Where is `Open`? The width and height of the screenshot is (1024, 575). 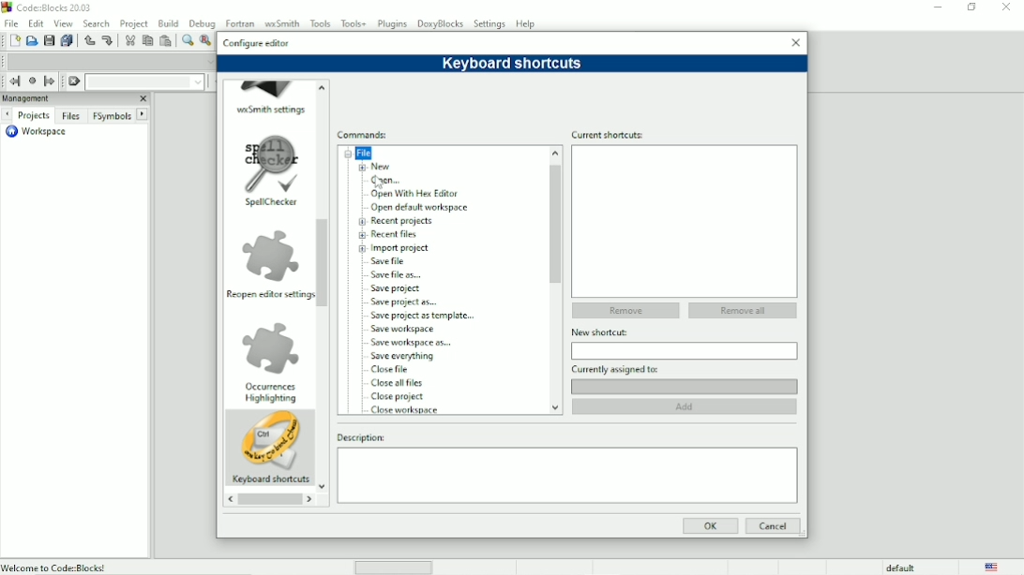
Open is located at coordinates (388, 182).